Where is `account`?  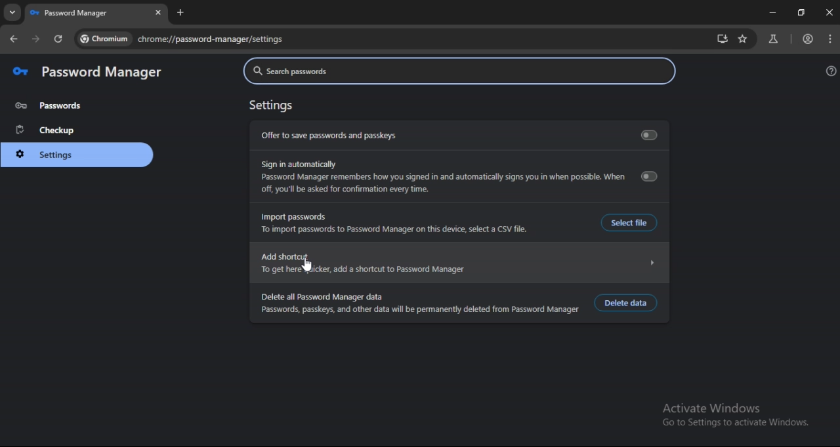
account is located at coordinates (809, 39).